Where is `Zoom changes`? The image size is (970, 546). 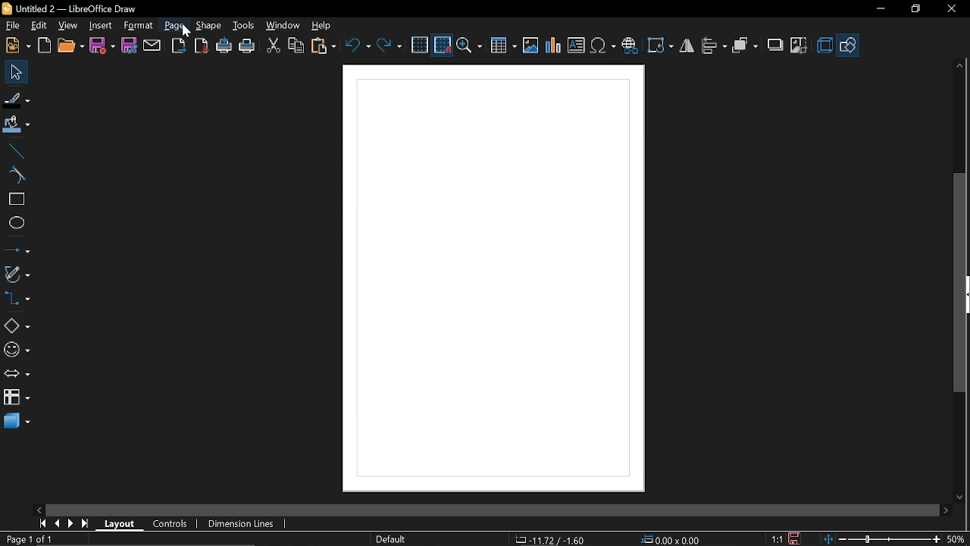
Zoom changes is located at coordinates (883, 538).